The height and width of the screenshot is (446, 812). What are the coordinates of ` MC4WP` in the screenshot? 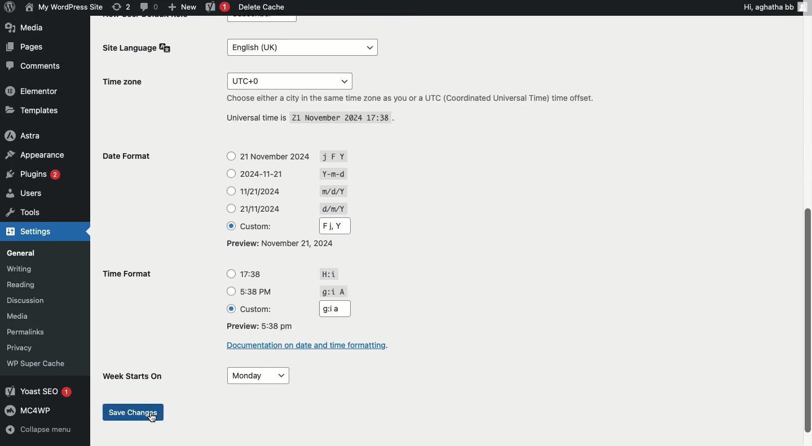 It's located at (39, 409).